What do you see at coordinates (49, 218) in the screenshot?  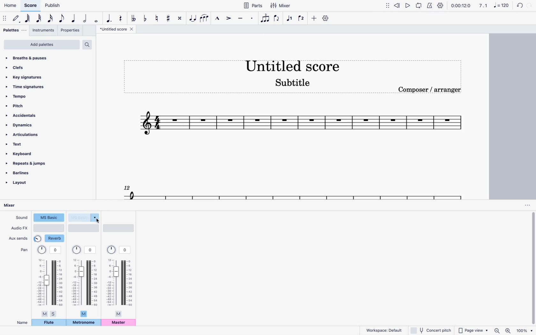 I see `sound type` at bounding box center [49, 218].